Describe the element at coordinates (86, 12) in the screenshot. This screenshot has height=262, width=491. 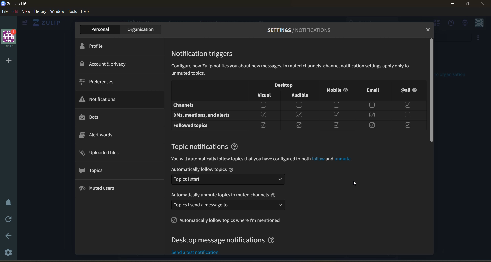
I see `help` at that location.